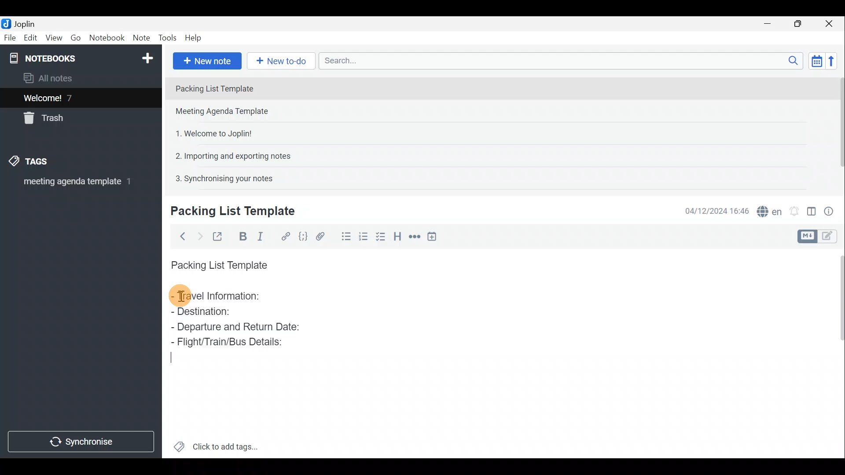 The image size is (845, 475). Describe the element at coordinates (210, 132) in the screenshot. I see `Note 3` at that location.